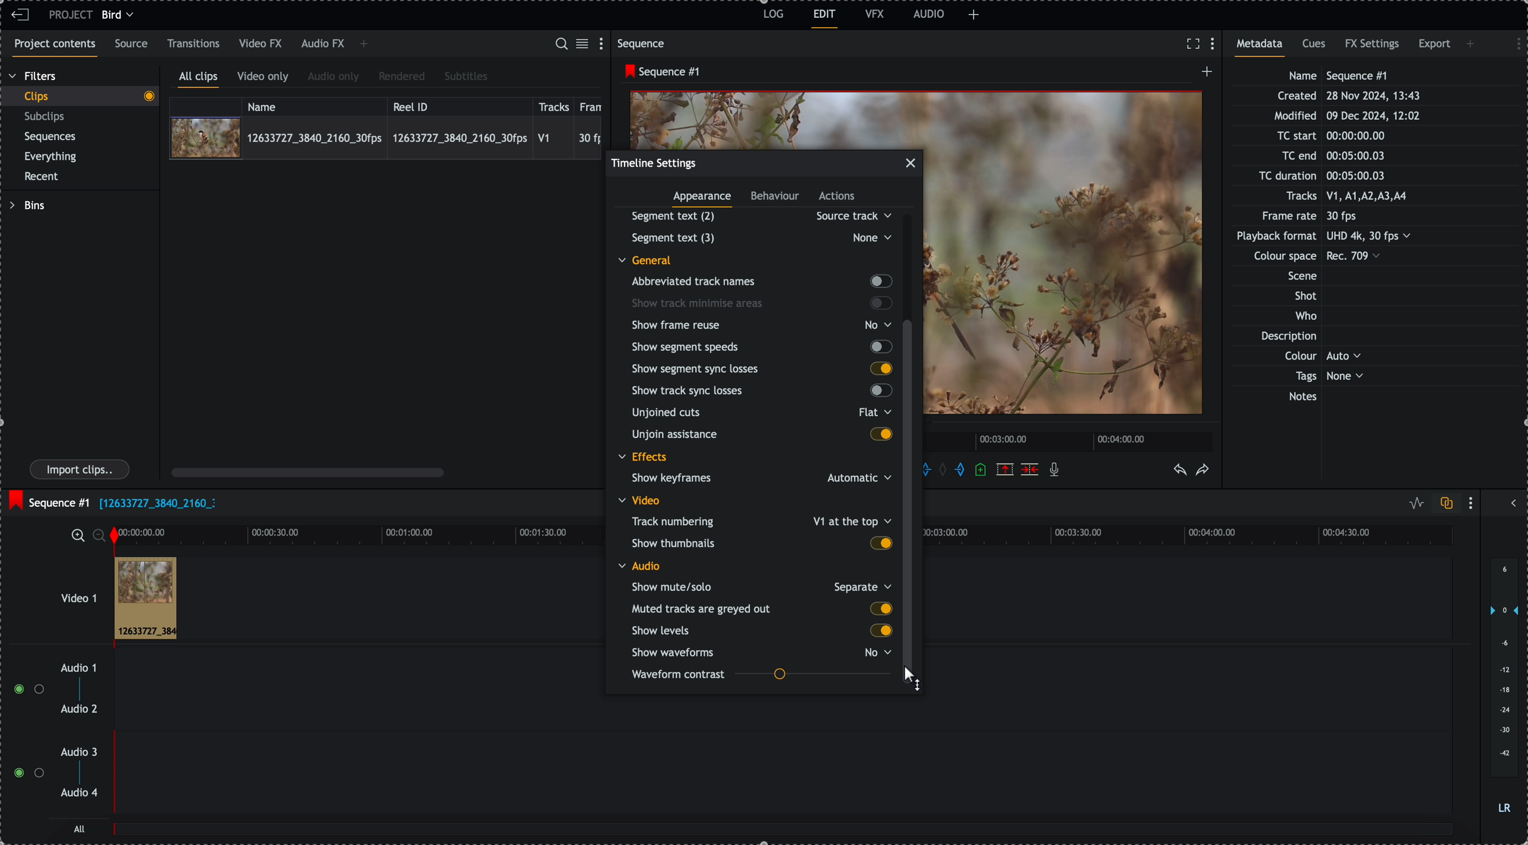 The height and width of the screenshot is (845, 1528). I want to click on VFX, so click(875, 14).